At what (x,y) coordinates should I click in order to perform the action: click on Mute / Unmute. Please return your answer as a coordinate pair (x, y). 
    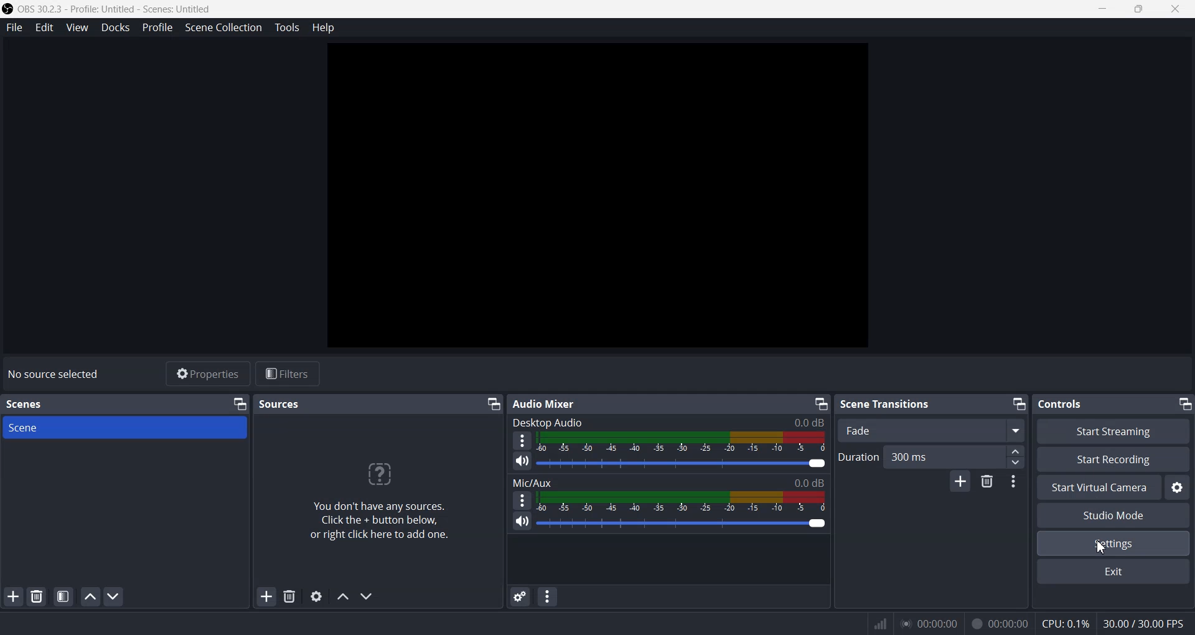
    Looking at the image, I should click on (522, 522).